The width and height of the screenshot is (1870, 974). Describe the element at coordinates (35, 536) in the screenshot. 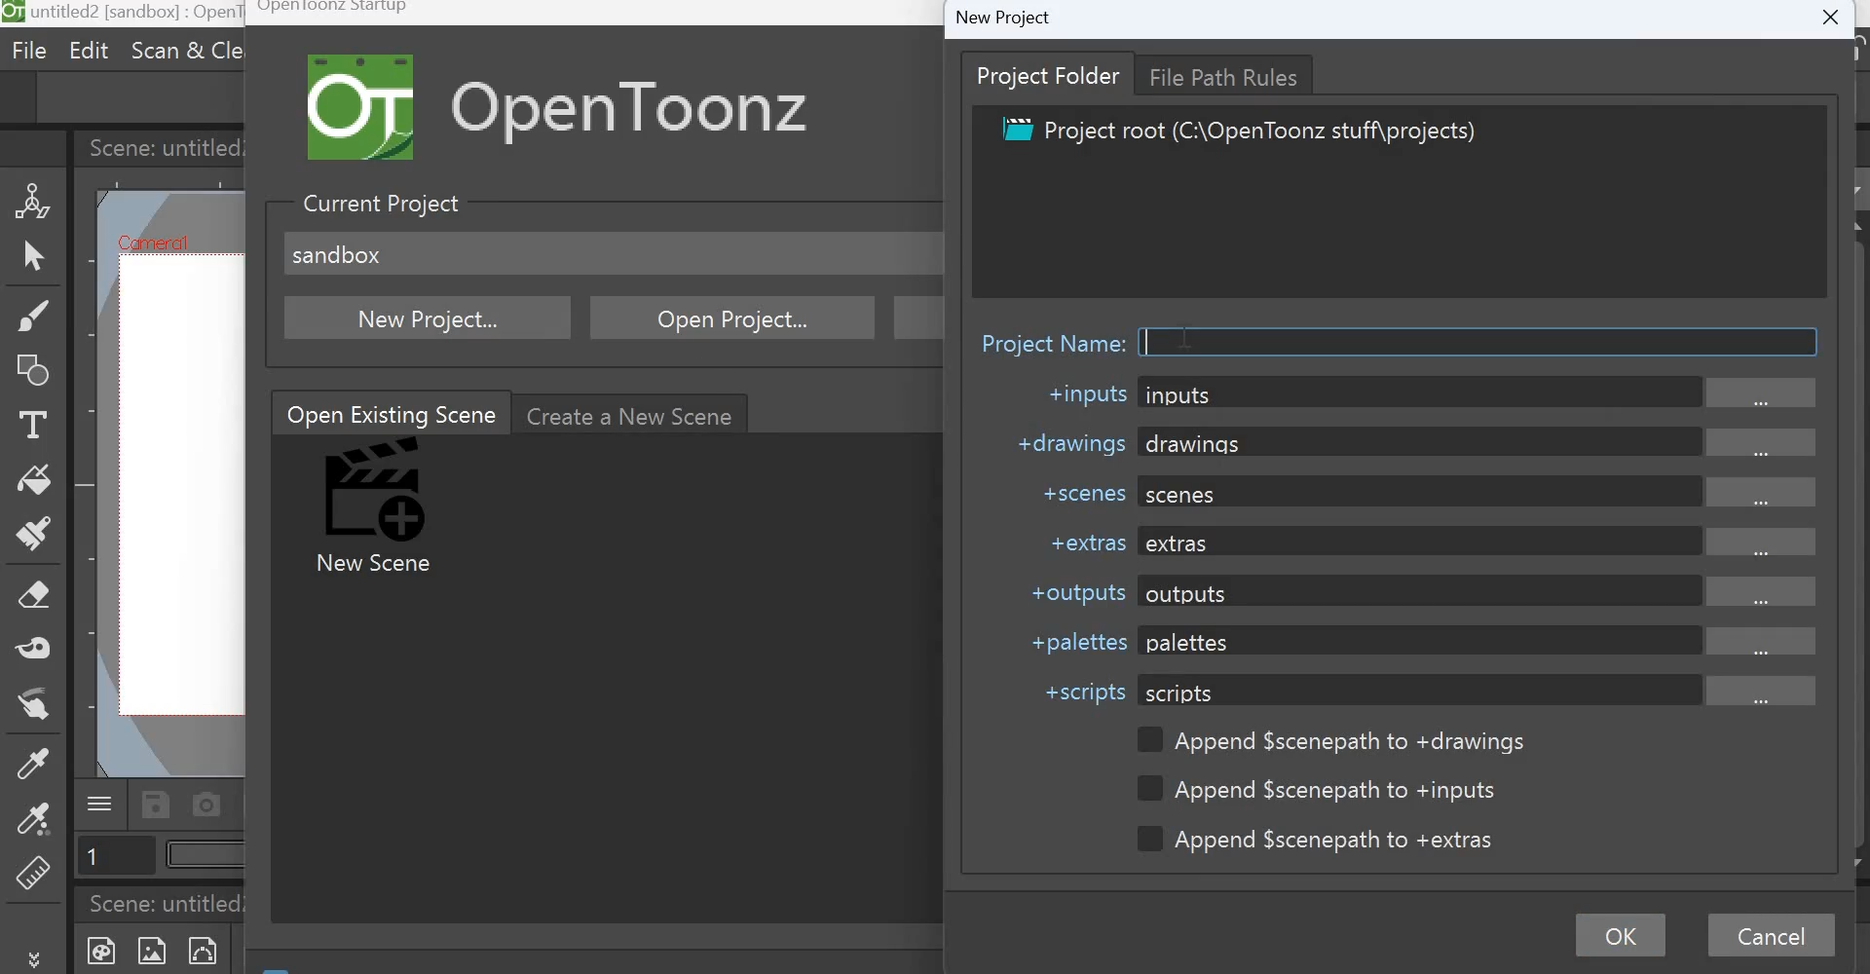

I see `Paint brush tool` at that location.